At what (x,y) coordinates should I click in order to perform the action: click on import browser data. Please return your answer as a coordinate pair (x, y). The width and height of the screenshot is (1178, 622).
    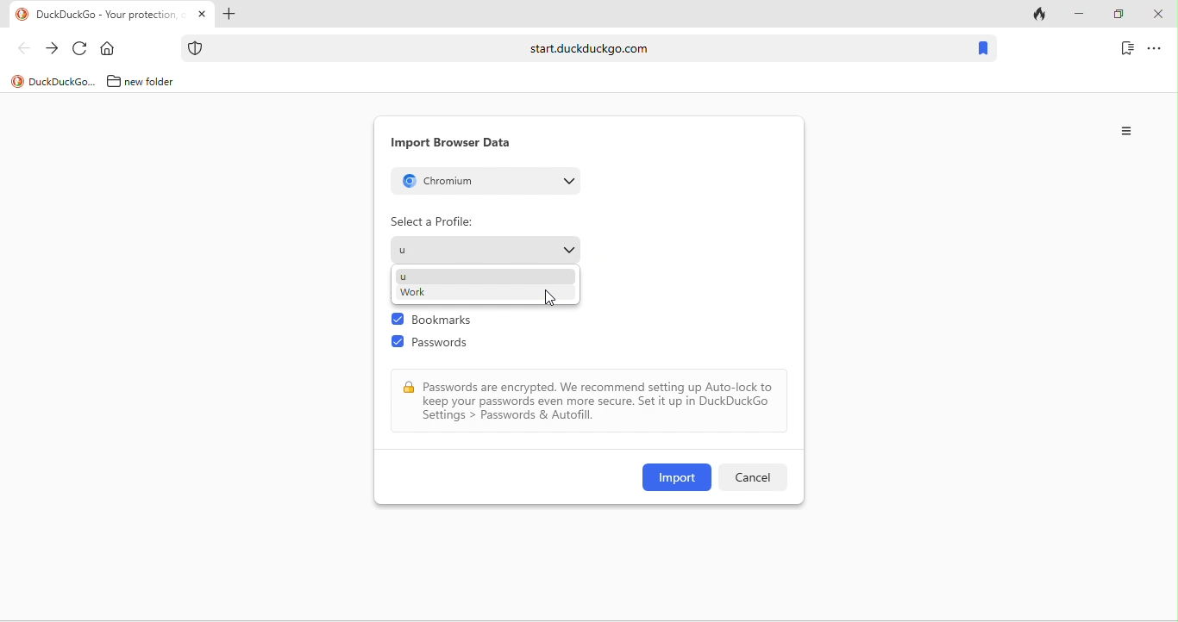
    Looking at the image, I should click on (451, 142).